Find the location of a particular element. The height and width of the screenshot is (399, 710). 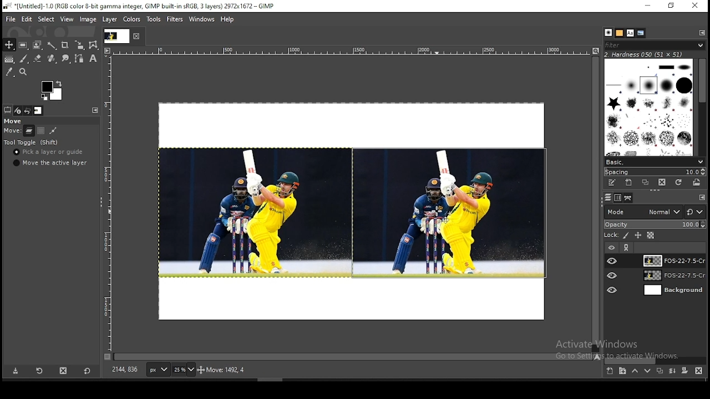

crop tool is located at coordinates (64, 44).